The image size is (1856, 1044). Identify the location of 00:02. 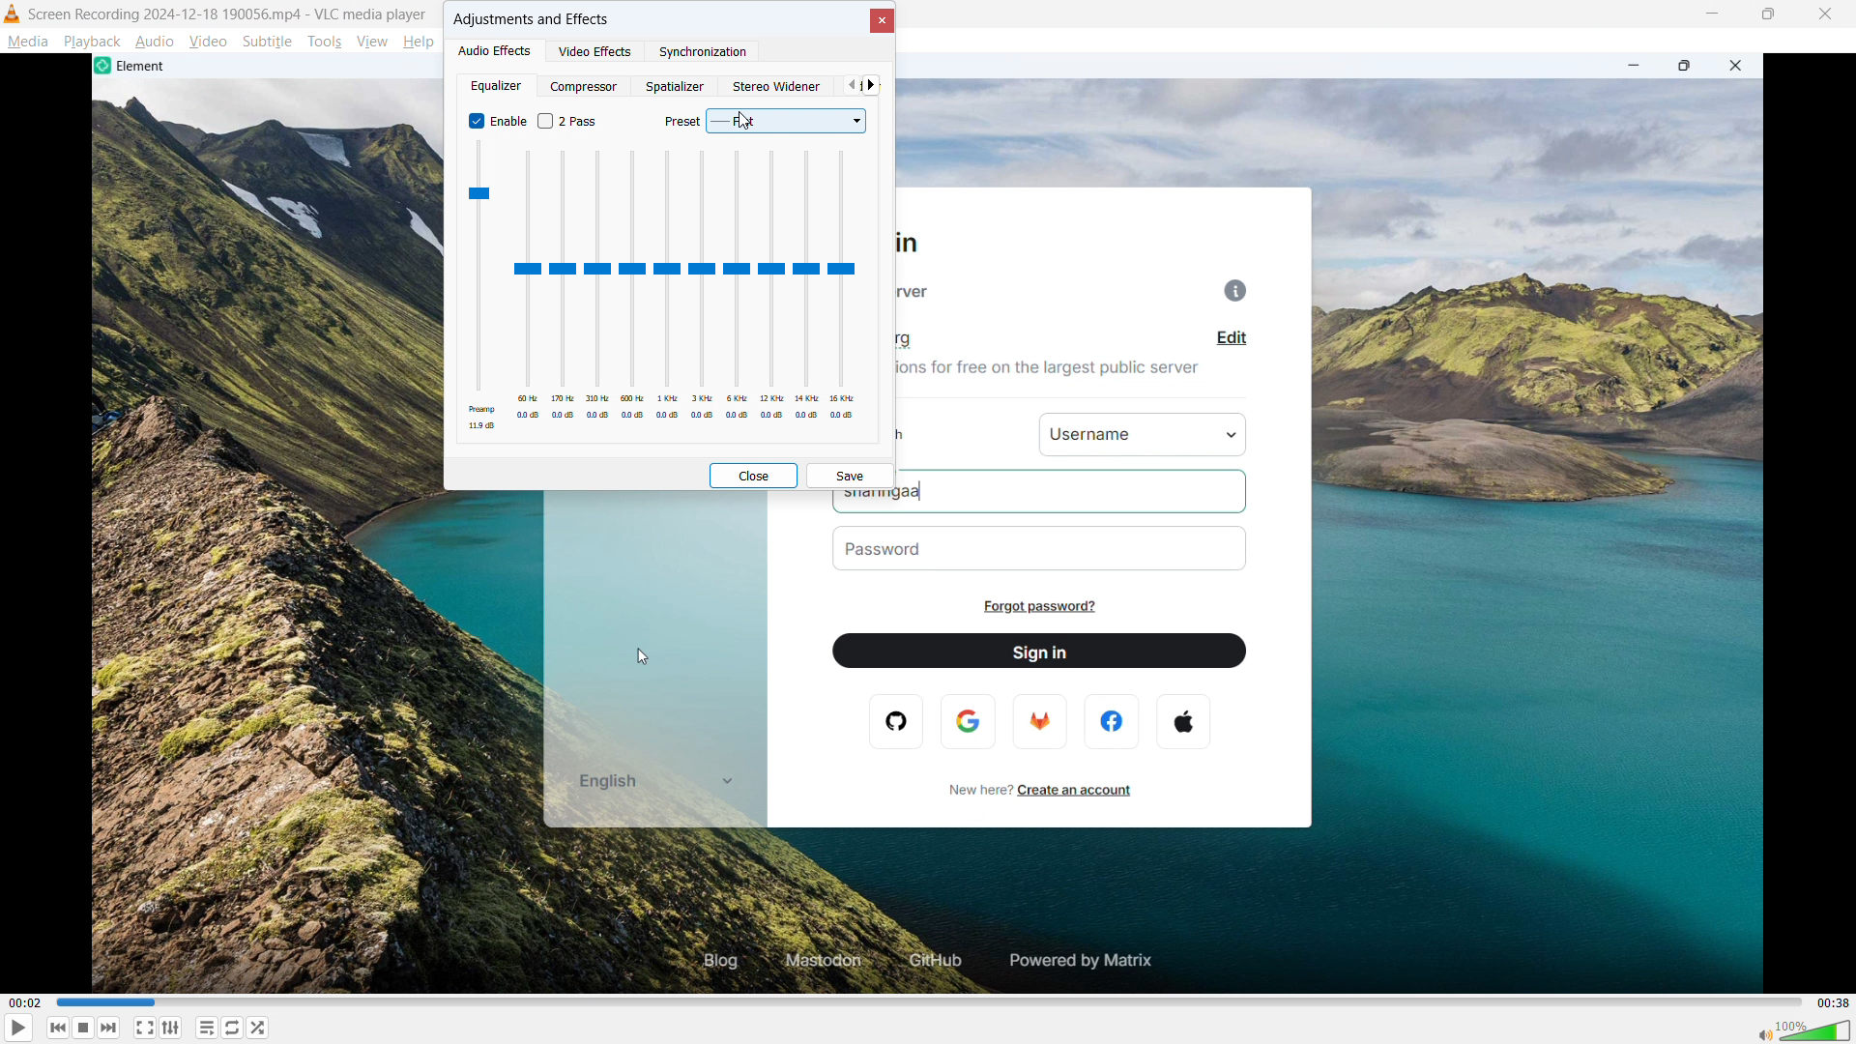
(54, 1003).